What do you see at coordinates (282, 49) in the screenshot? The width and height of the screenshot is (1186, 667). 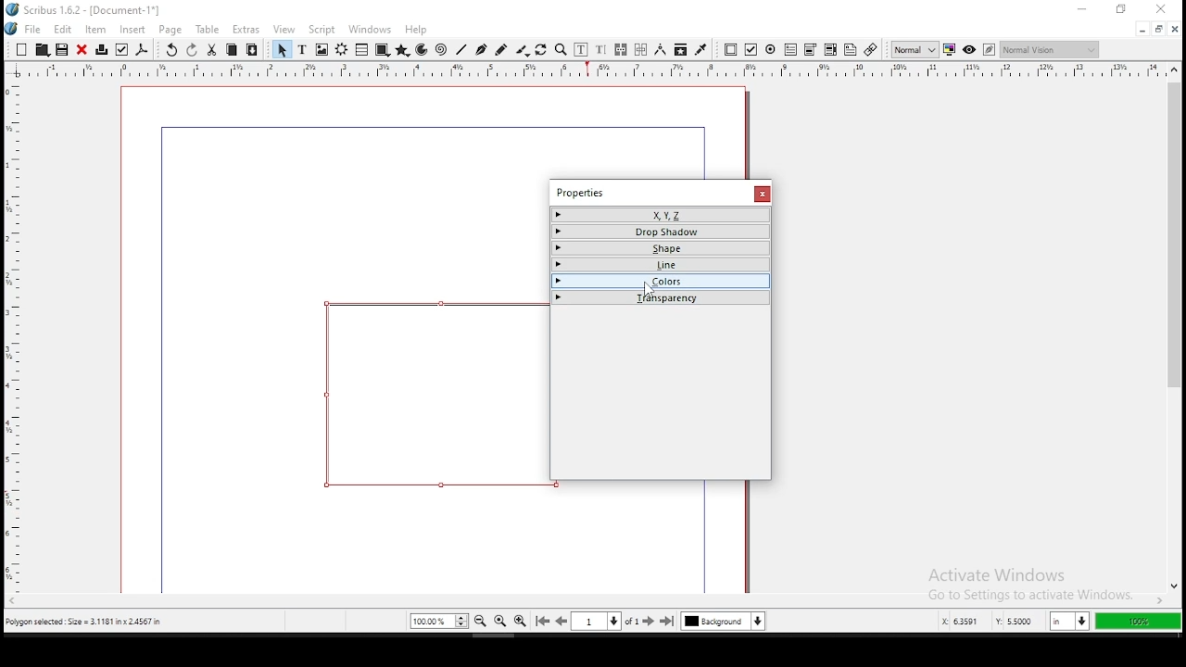 I see `select item` at bounding box center [282, 49].